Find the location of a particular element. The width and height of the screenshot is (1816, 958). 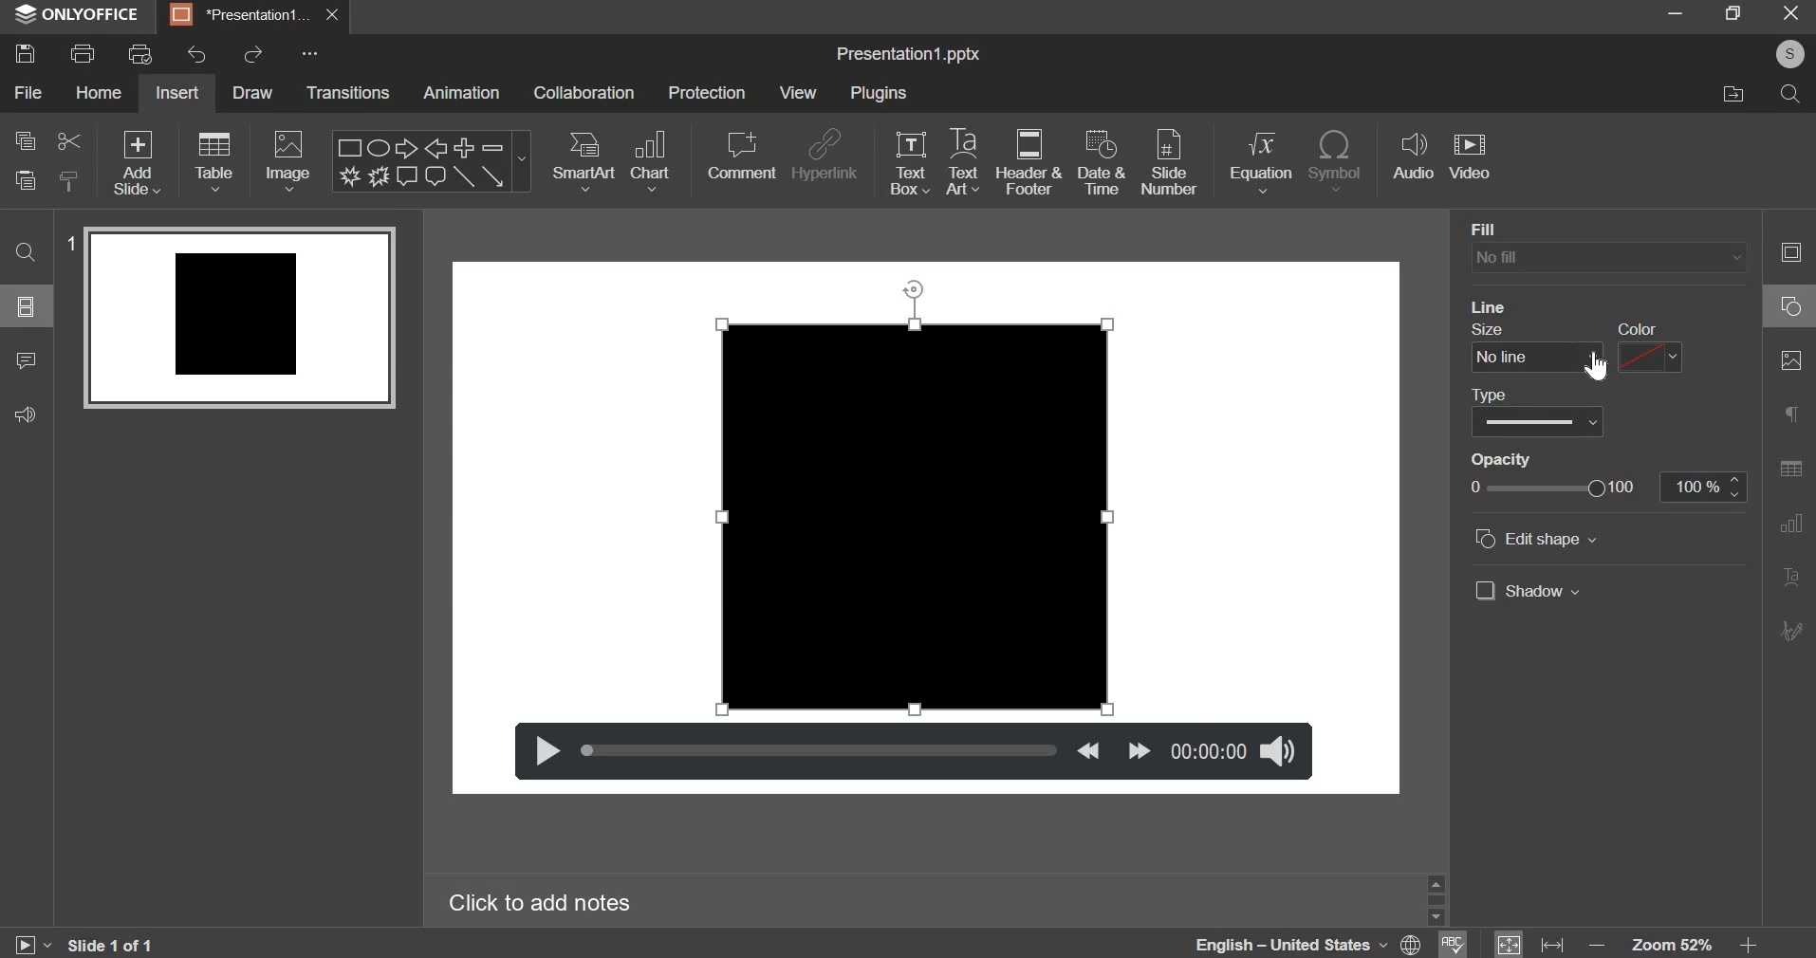

Up and Down  is located at coordinates (1439, 897).